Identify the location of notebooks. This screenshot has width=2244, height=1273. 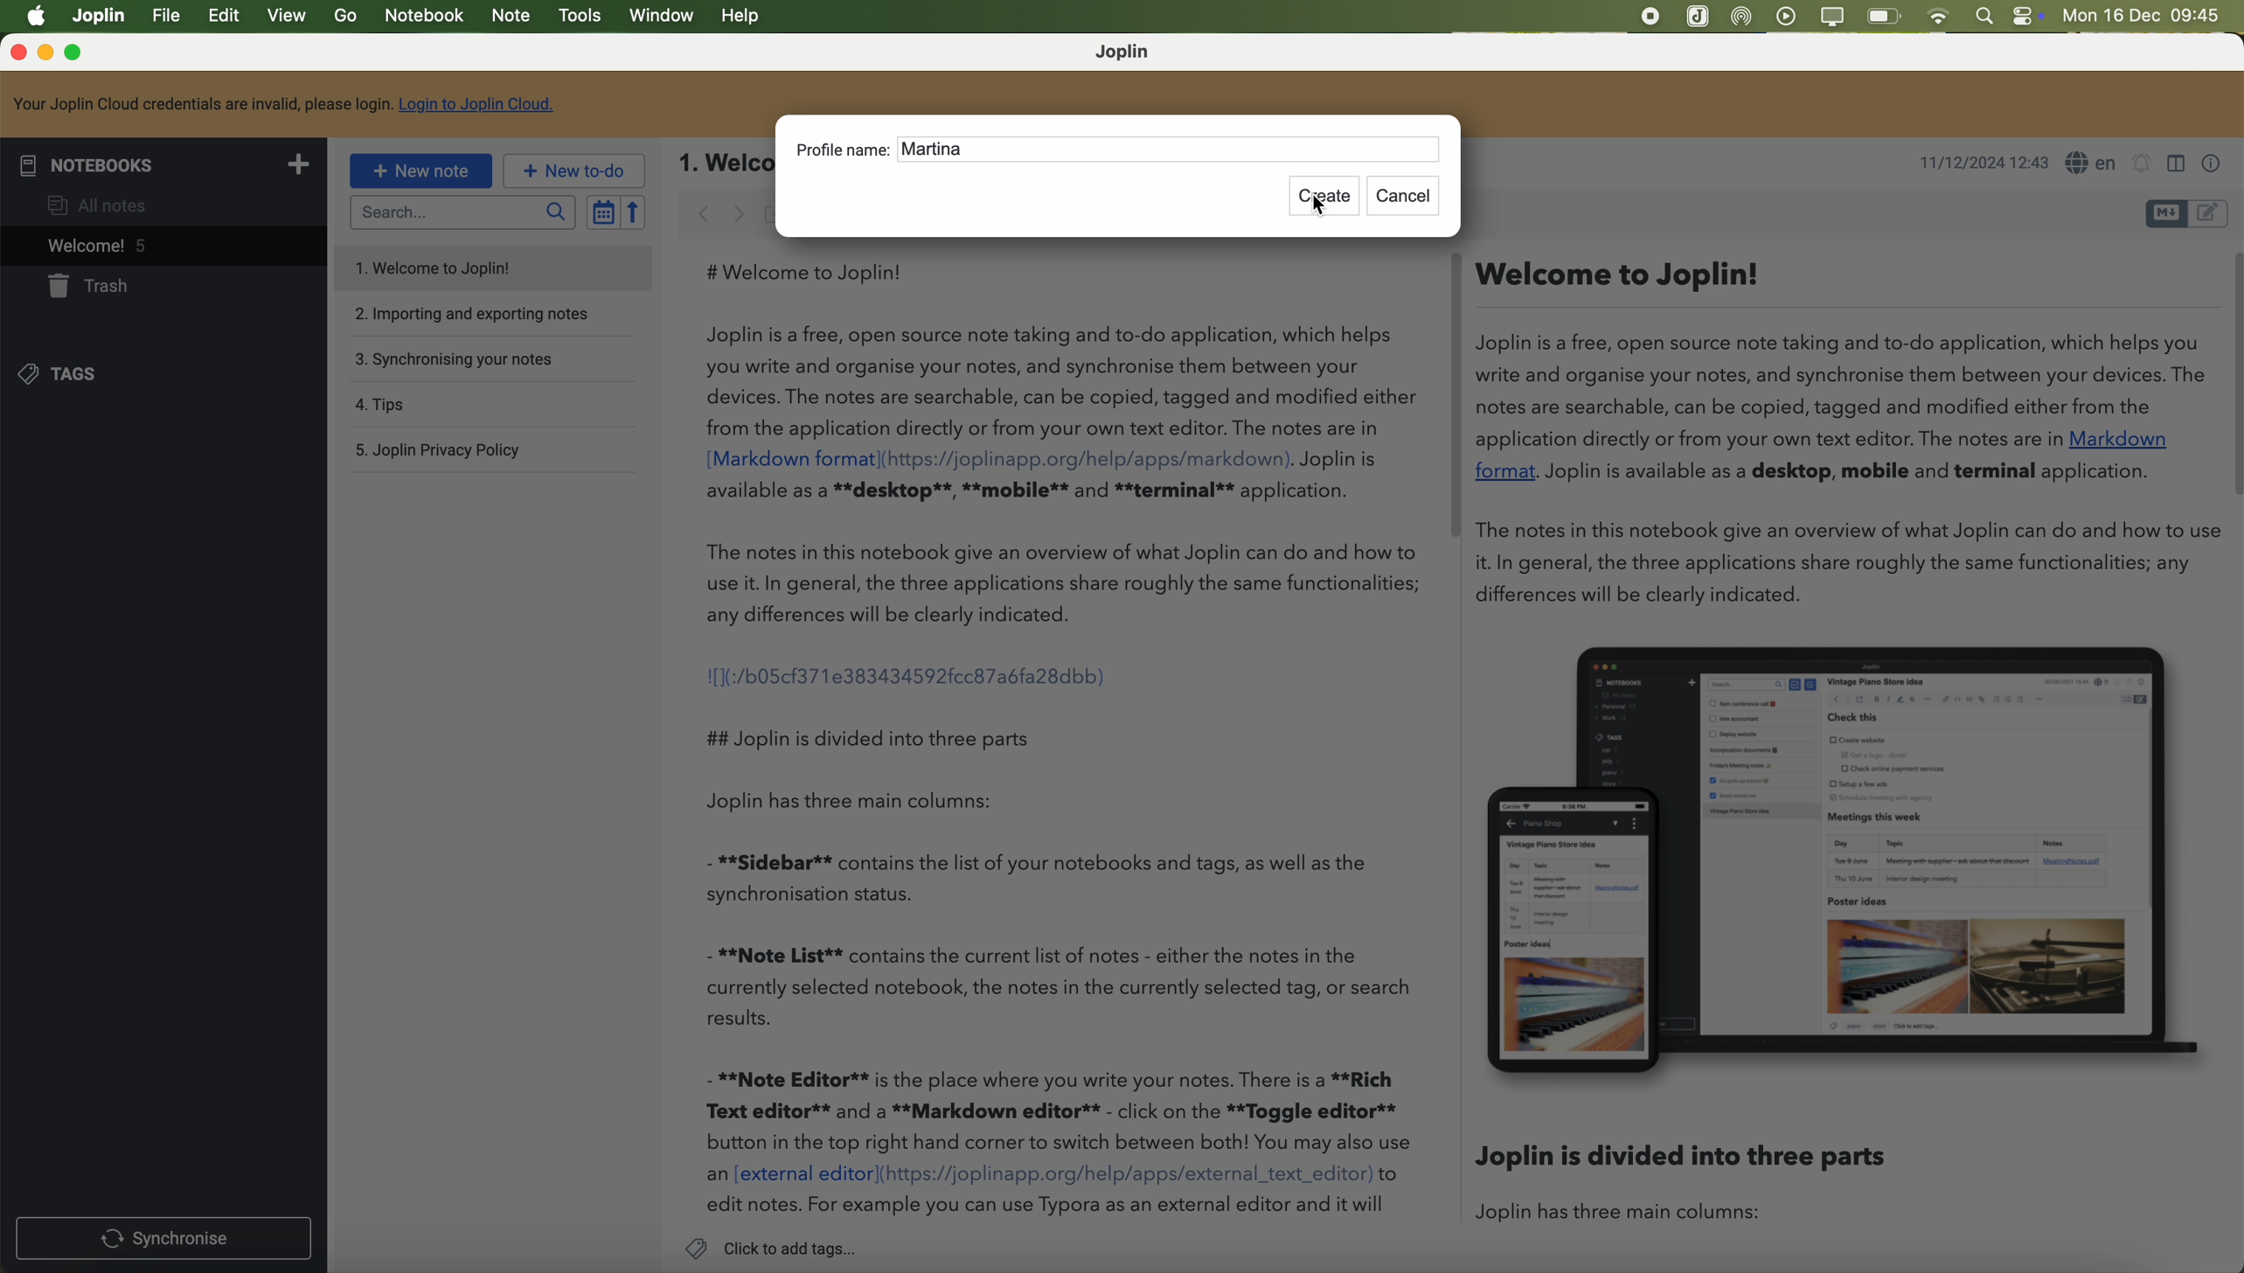
(163, 163).